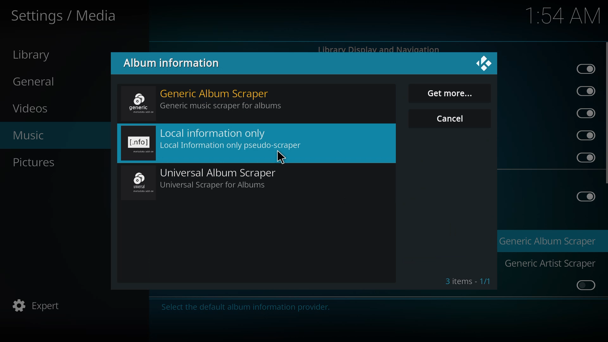 The height and width of the screenshot is (342, 608). What do you see at coordinates (173, 63) in the screenshot?
I see `album info` at bounding box center [173, 63].